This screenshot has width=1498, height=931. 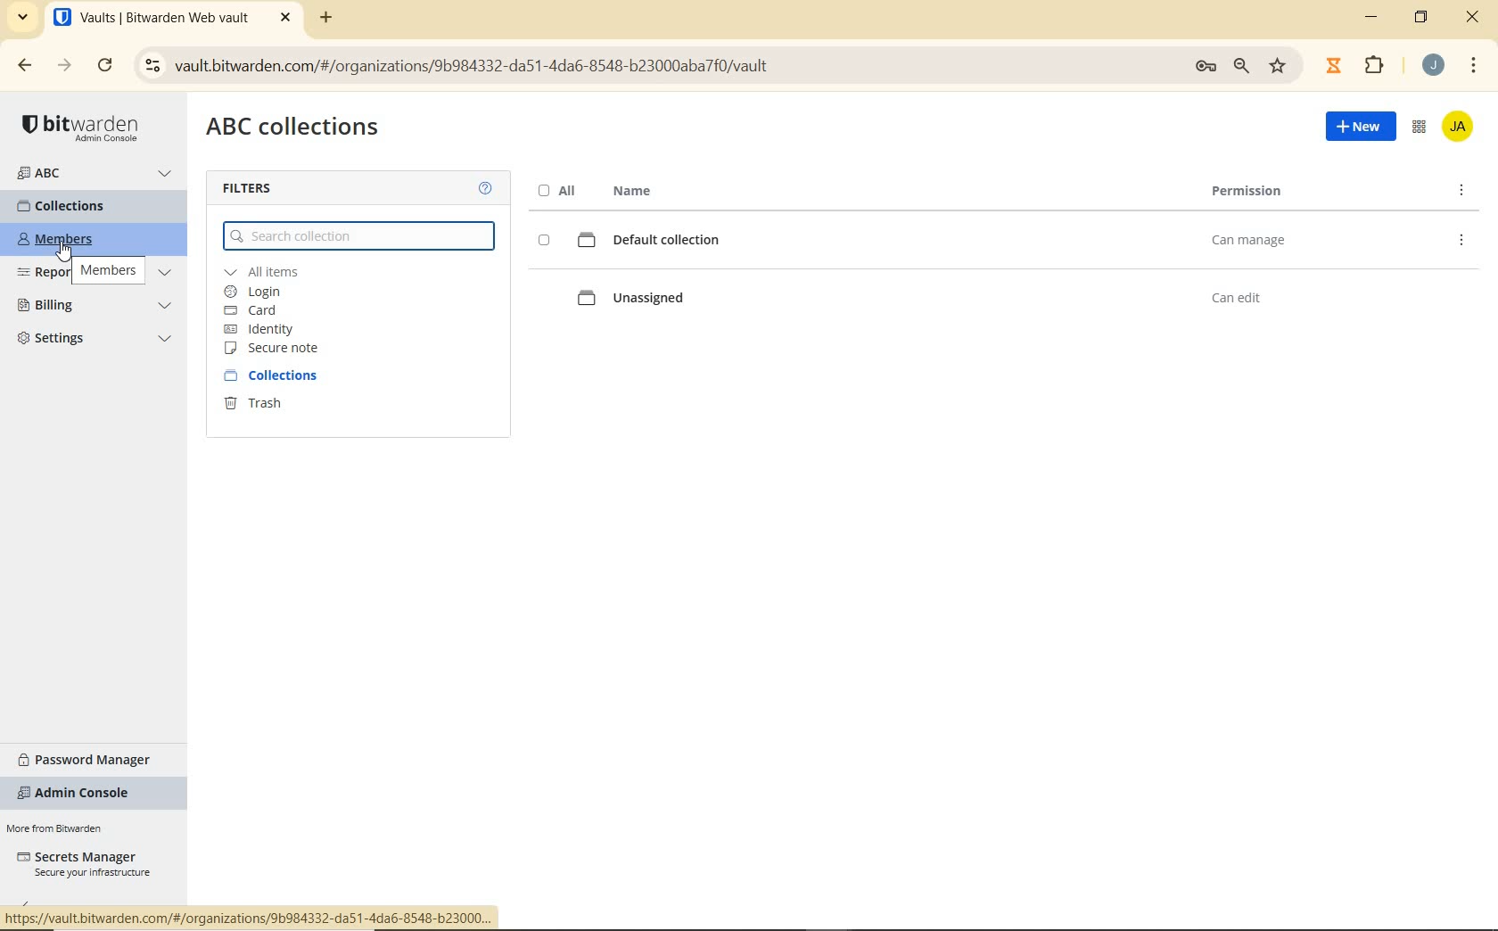 I want to click on FILTERS, so click(x=256, y=188).